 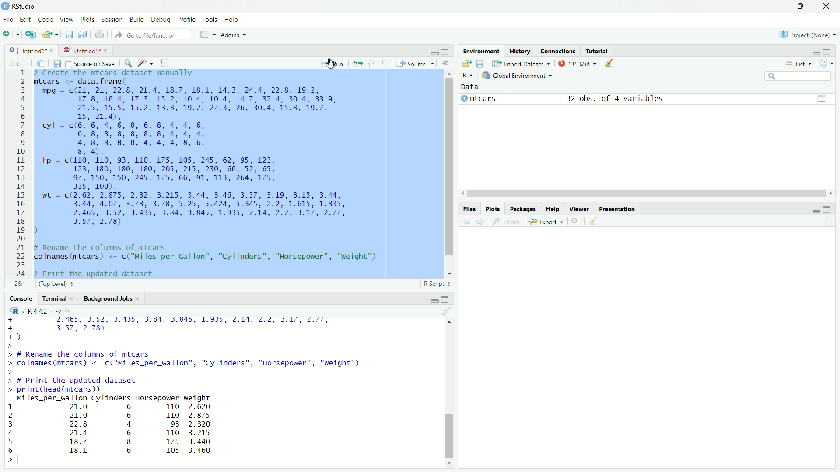 I want to click on RStudio, so click(x=23, y=6).